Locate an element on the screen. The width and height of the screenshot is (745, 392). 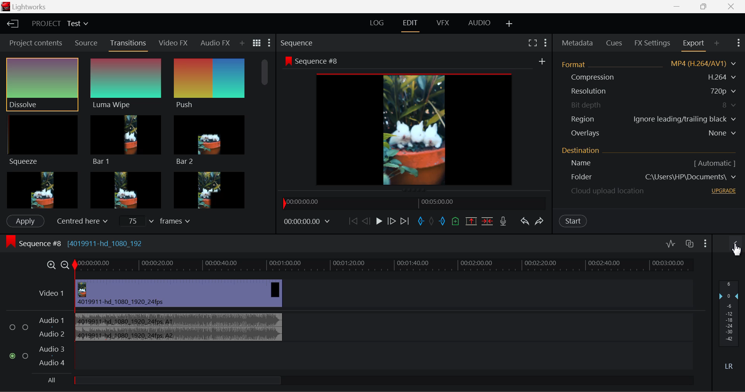
Luma Wipe is located at coordinates (126, 83).